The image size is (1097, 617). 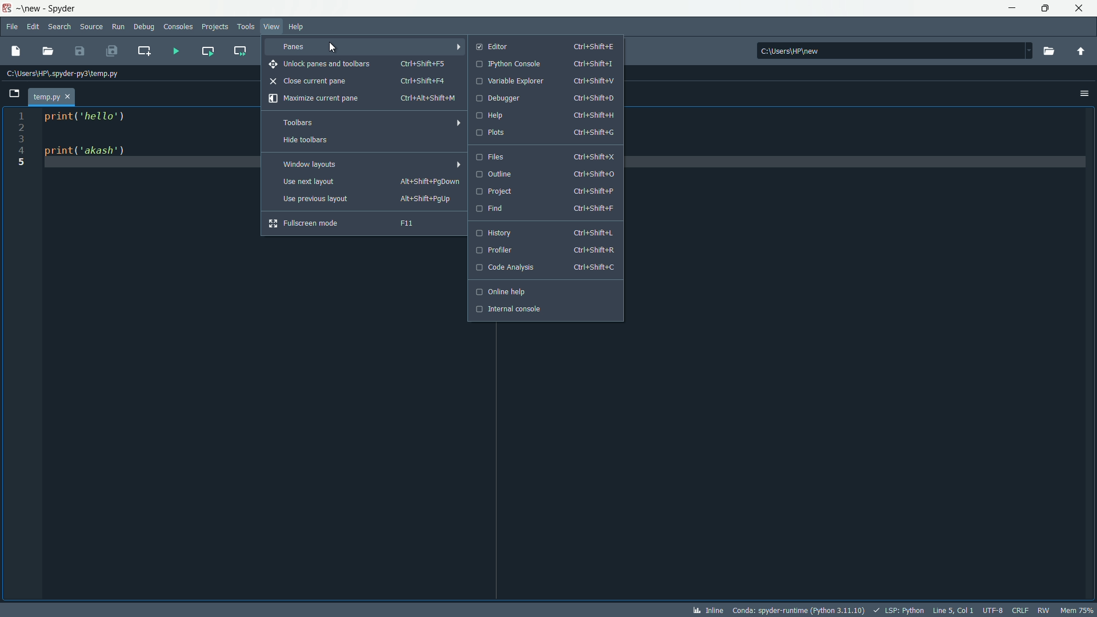 What do you see at coordinates (14, 93) in the screenshot?
I see `browse tabs` at bounding box center [14, 93].